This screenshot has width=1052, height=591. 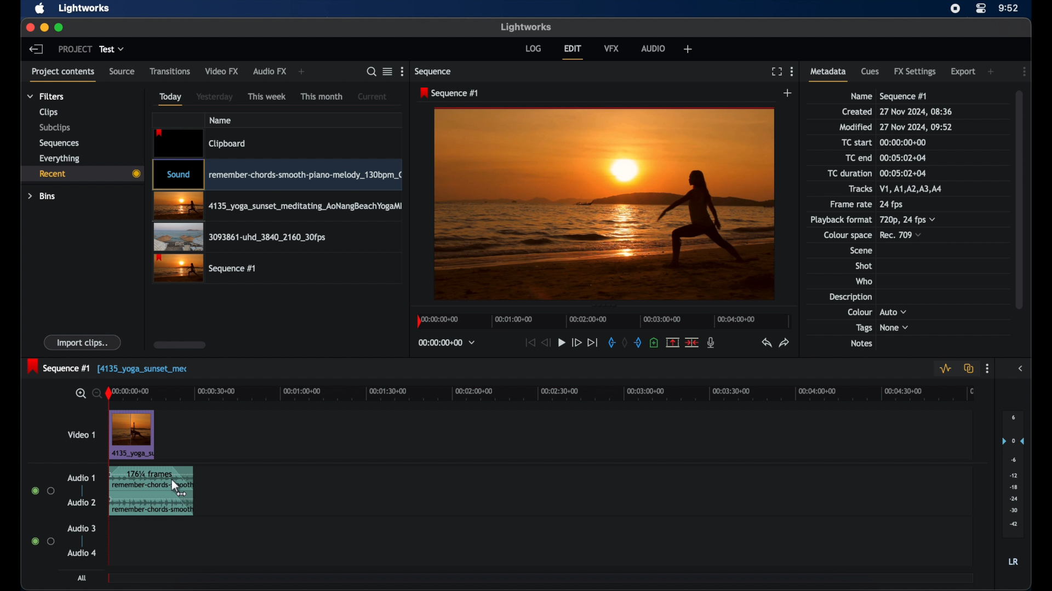 What do you see at coordinates (691, 341) in the screenshot?
I see `split` at bounding box center [691, 341].